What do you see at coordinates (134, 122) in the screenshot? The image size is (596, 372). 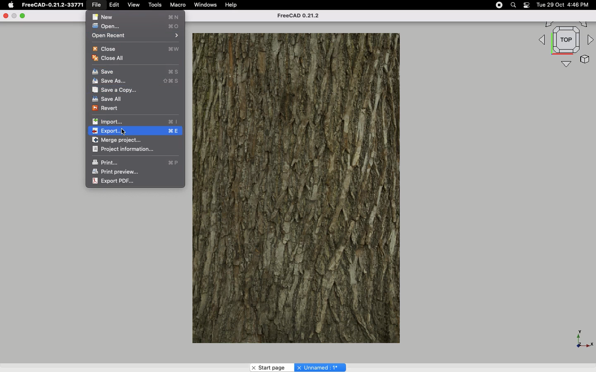 I see `Import` at bounding box center [134, 122].